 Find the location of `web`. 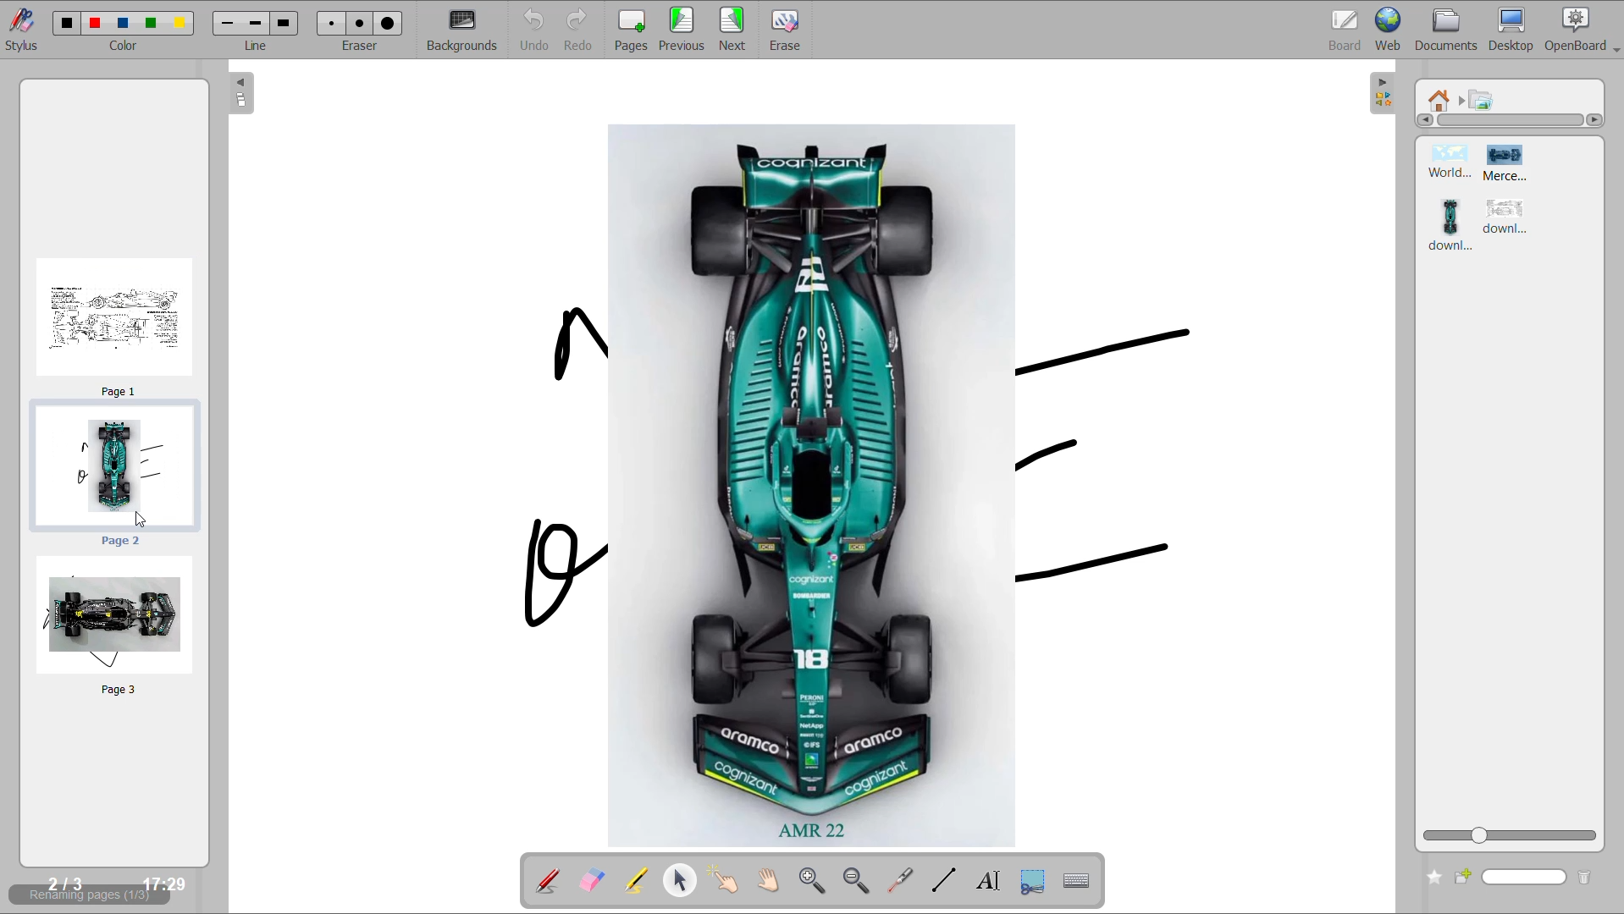

web is located at coordinates (1388, 27).